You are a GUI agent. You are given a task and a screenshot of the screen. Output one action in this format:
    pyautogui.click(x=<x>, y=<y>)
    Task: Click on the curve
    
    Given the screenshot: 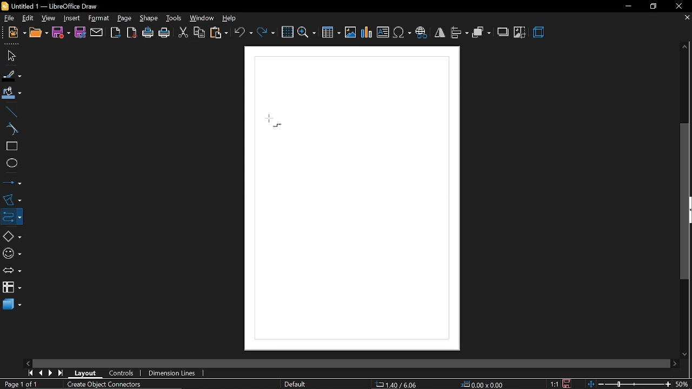 What is the action you would take?
    pyautogui.click(x=11, y=129)
    